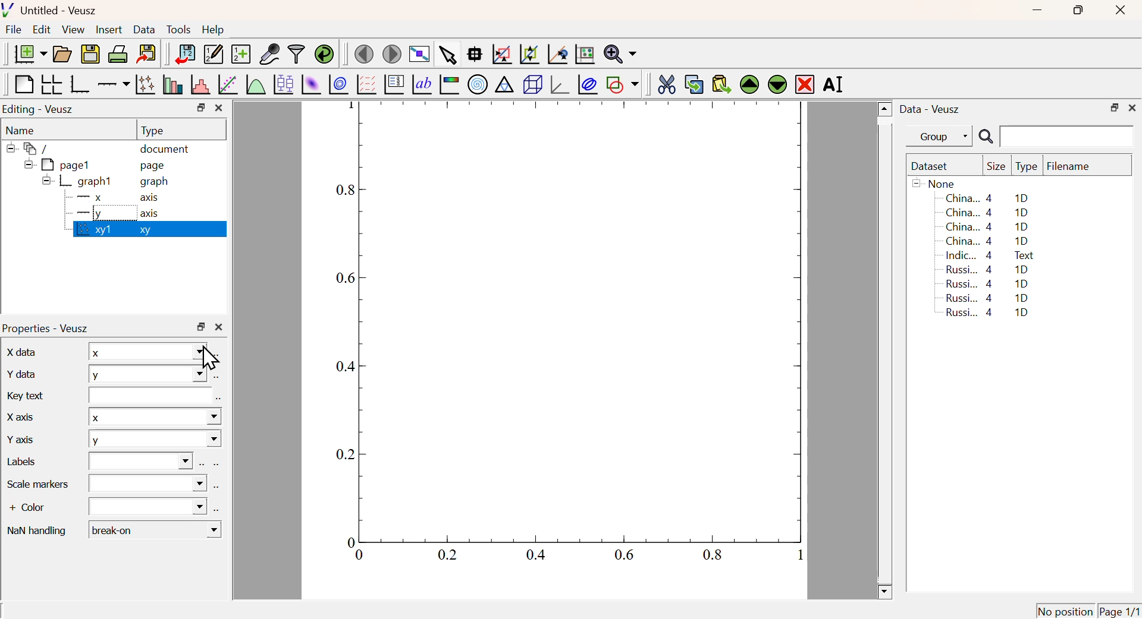  Describe the element at coordinates (214, 30) in the screenshot. I see `Help` at that location.